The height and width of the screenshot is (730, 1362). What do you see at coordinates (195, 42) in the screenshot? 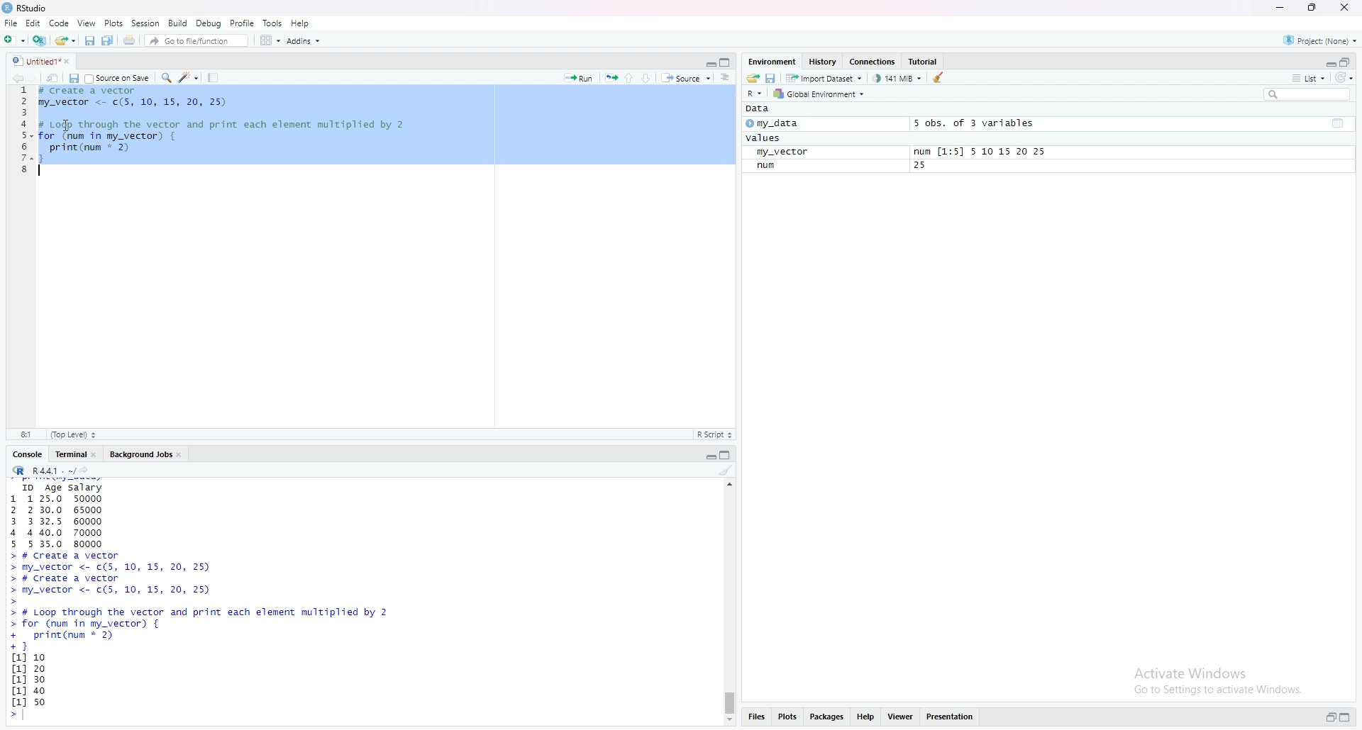
I see `Go to file/function` at bounding box center [195, 42].